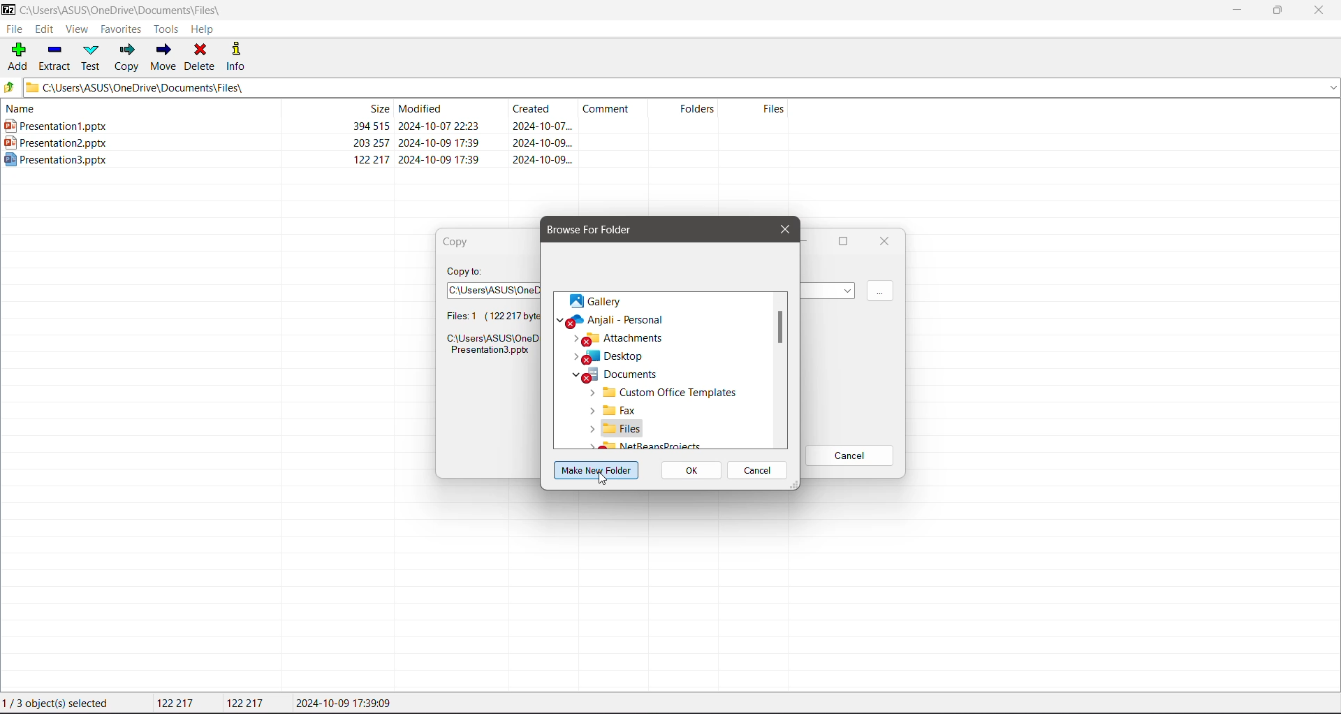  Describe the element at coordinates (596, 300) in the screenshot. I see `Gallery` at that location.